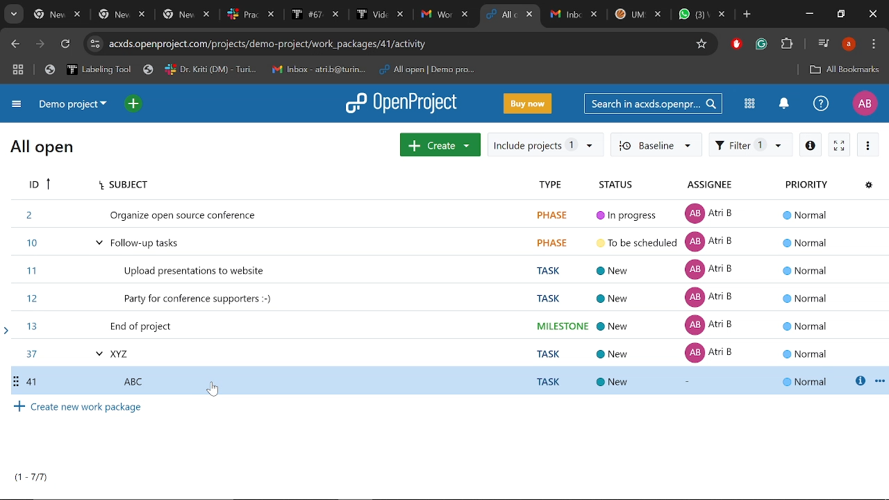 The image size is (889, 500). Describe the element at coordinates (18, 71) in the screenshot. I see `Tab groups` at that location.